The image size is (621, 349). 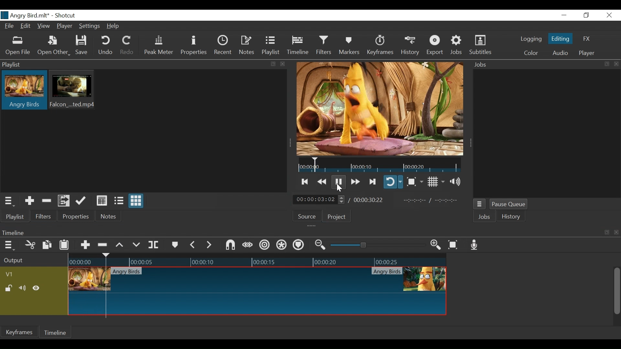 What do you see at coordinates (65, 15) in the screenshot?
I see `Shotcut` at bounding box center [65, 15].